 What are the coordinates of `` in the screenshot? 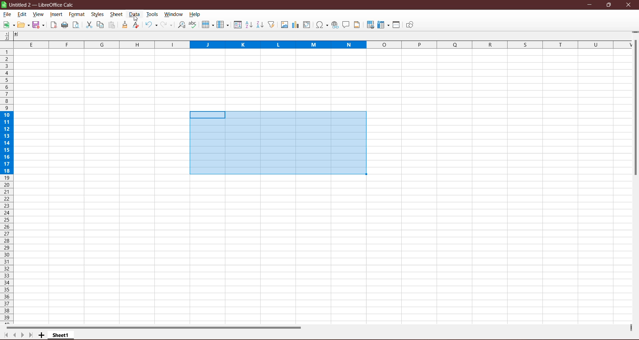 It's located at (19, 35).